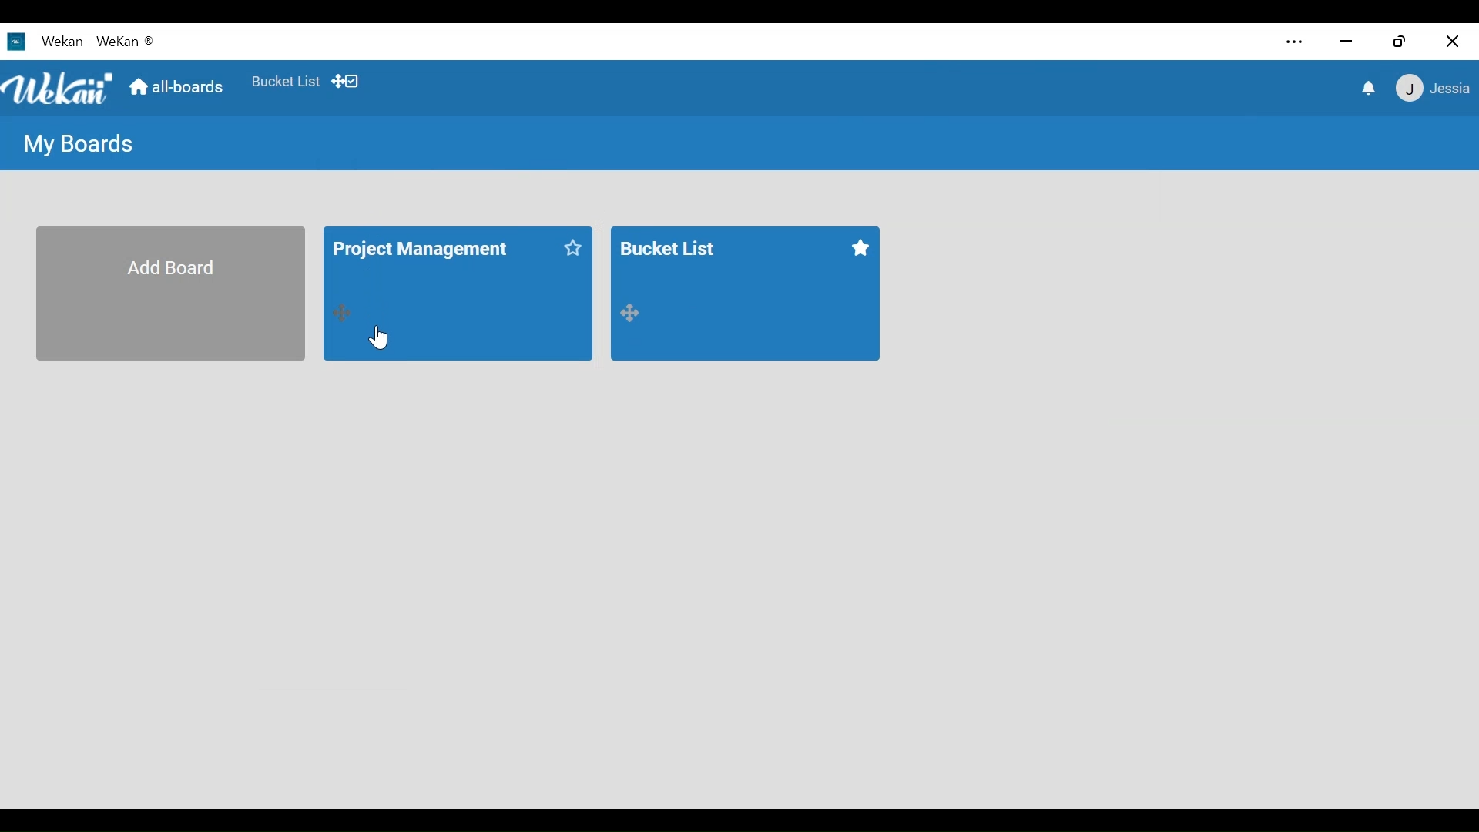 The image size is (1479, 832). What do you see at coordinates (675, 247) in the screenshot?
I see `board title` at bounding box center [675, 247].